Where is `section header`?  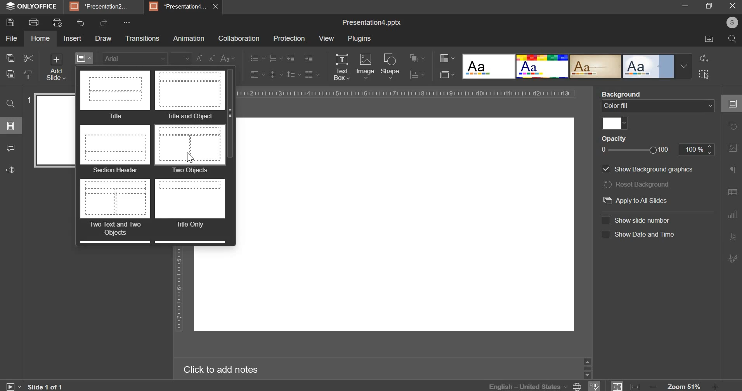 section header is located at coordinates (116, 149).